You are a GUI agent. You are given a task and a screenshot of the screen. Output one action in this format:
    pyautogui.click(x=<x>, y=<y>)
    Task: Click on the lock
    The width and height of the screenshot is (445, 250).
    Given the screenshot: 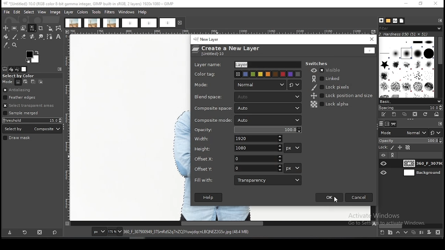 What is the action you would take?
    pyautogui.click(x=382, y=148)
    